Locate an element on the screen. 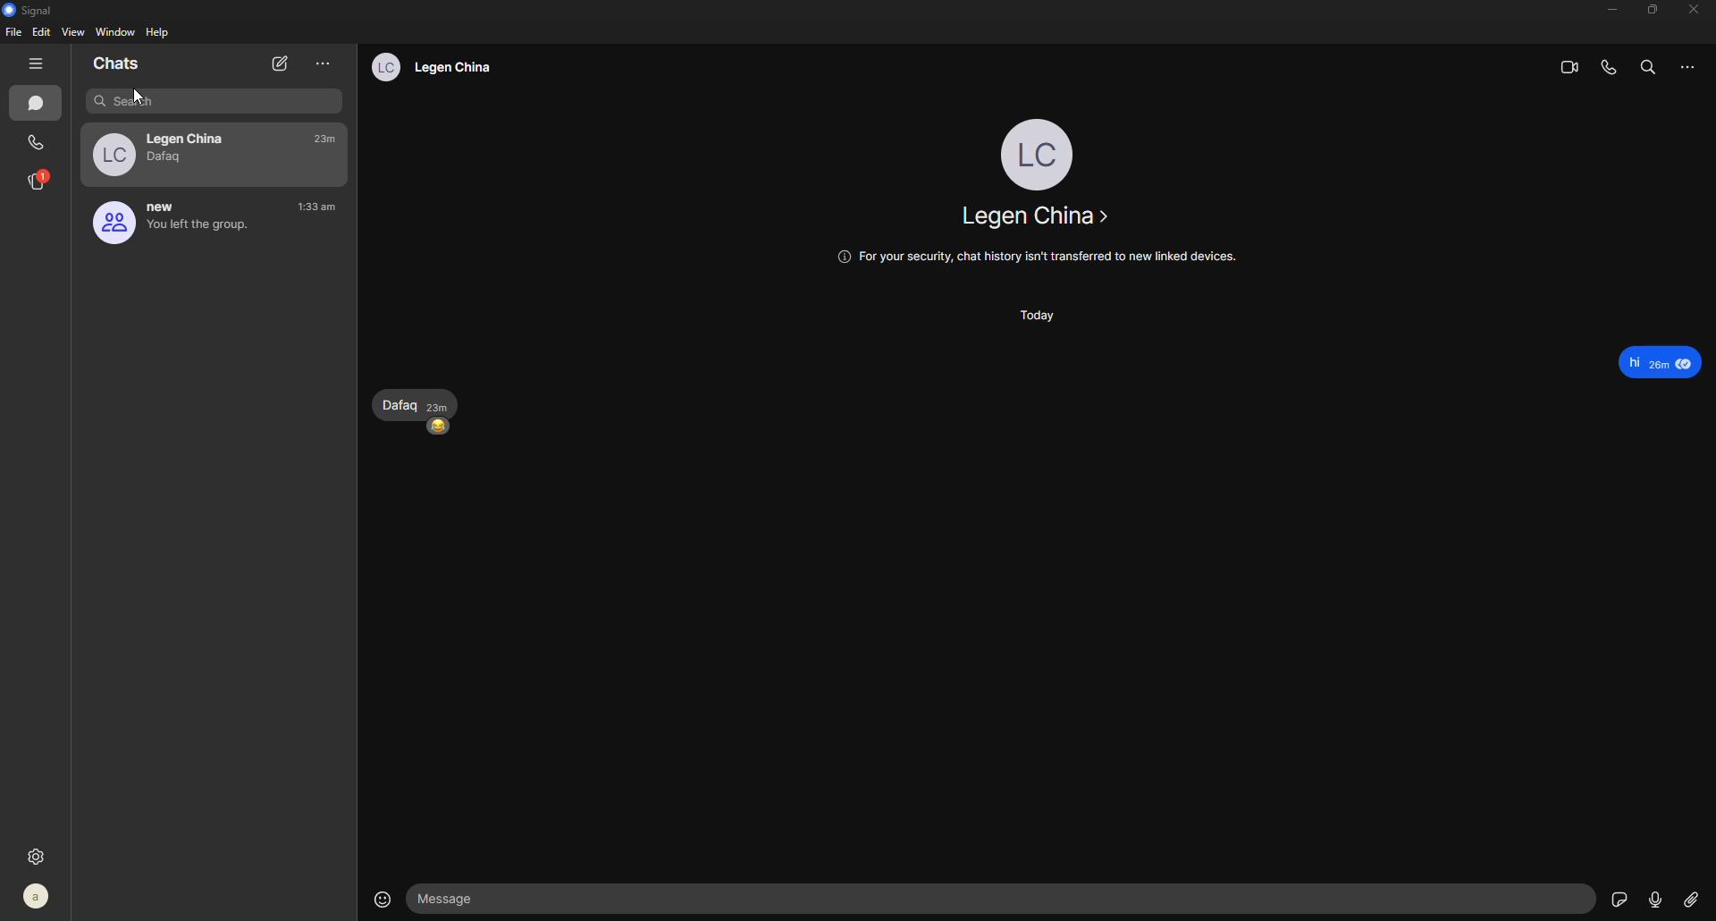  profile - lc is located at coordinates (1033, 149).